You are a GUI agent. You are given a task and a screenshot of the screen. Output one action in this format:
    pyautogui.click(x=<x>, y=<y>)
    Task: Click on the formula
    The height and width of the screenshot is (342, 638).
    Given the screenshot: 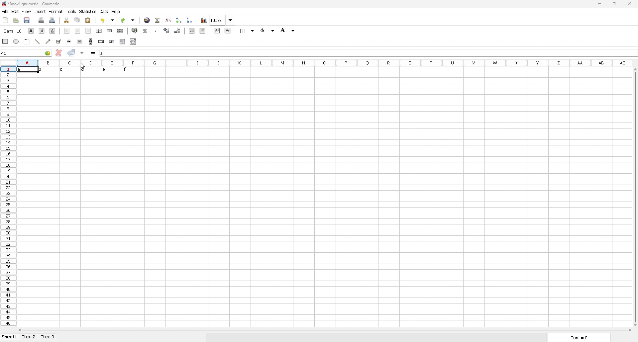 What is the action you would take?
    pyautogui.click(x=94, y=53)
    